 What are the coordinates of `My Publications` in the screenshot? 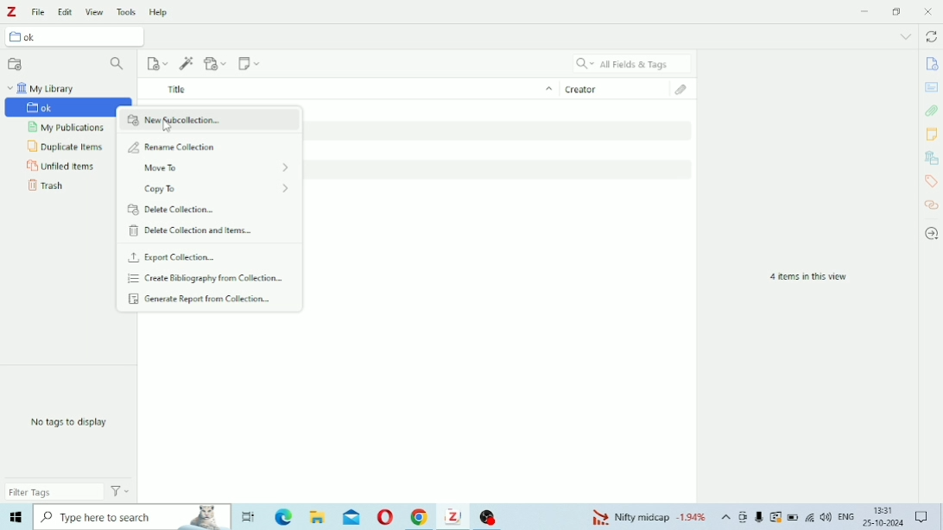 It's located at (69, 128).